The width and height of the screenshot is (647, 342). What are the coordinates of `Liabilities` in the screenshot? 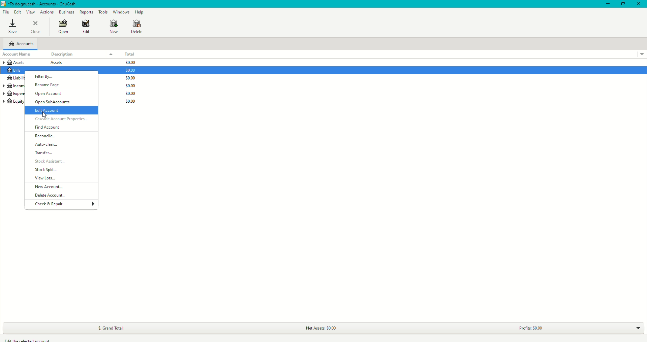 It's located at (14, 78).